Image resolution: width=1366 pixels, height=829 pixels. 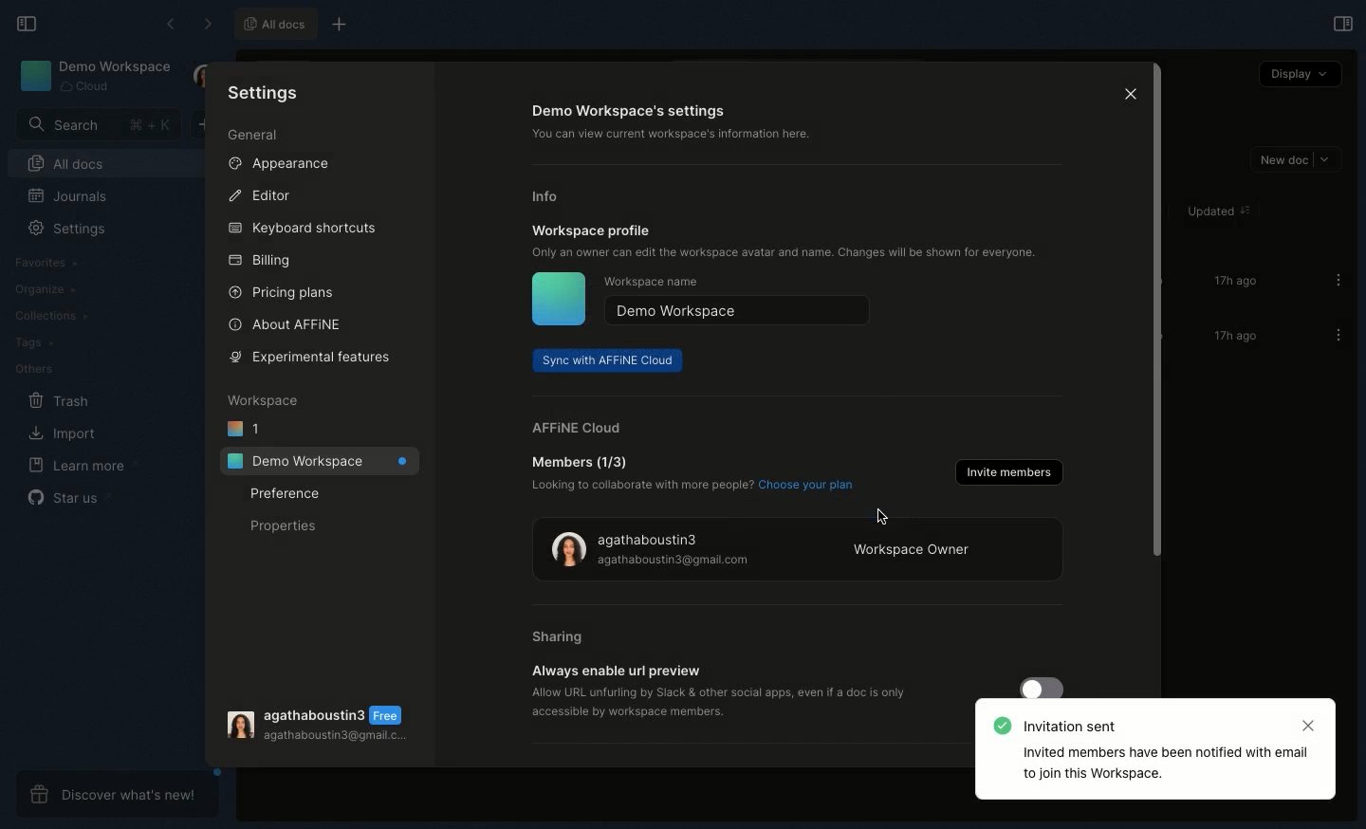 What do you see at coordinates (303, 225) in the screenshot?
I see `Keyboard shortcuts` at bounding box center [303, 225].